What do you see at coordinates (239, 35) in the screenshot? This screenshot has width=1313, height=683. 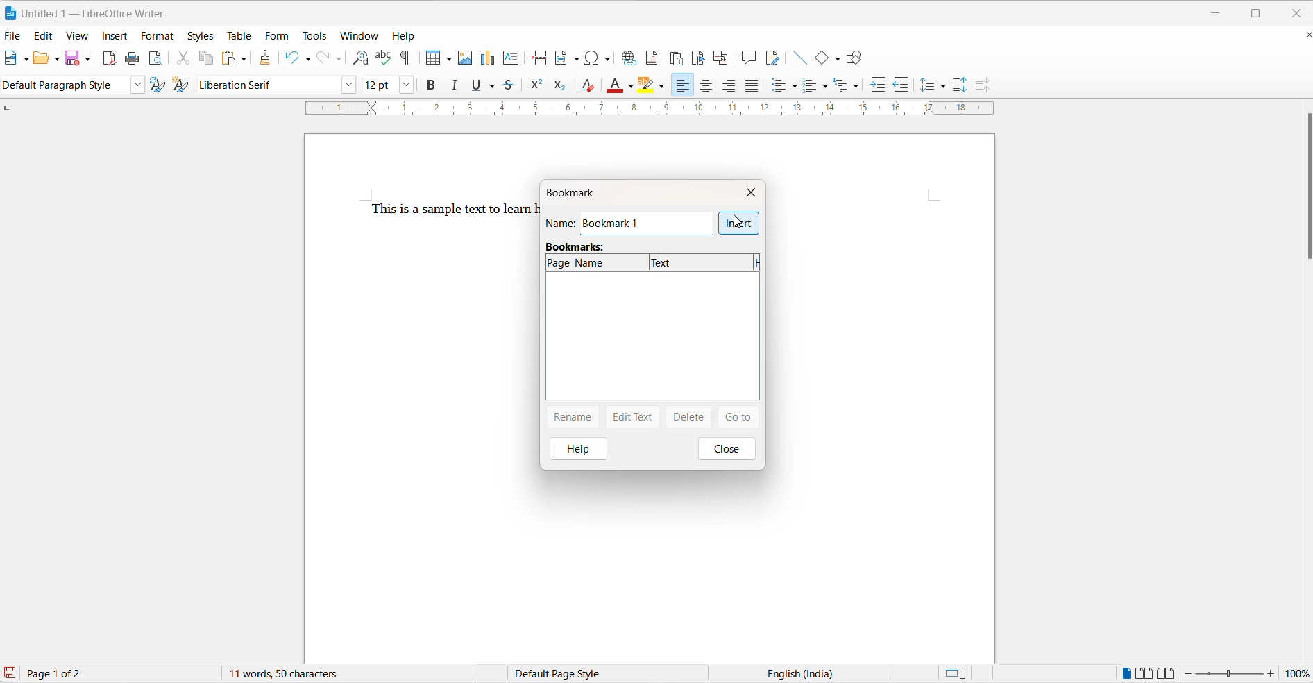 I see `table` at bounding box center [239, 35].